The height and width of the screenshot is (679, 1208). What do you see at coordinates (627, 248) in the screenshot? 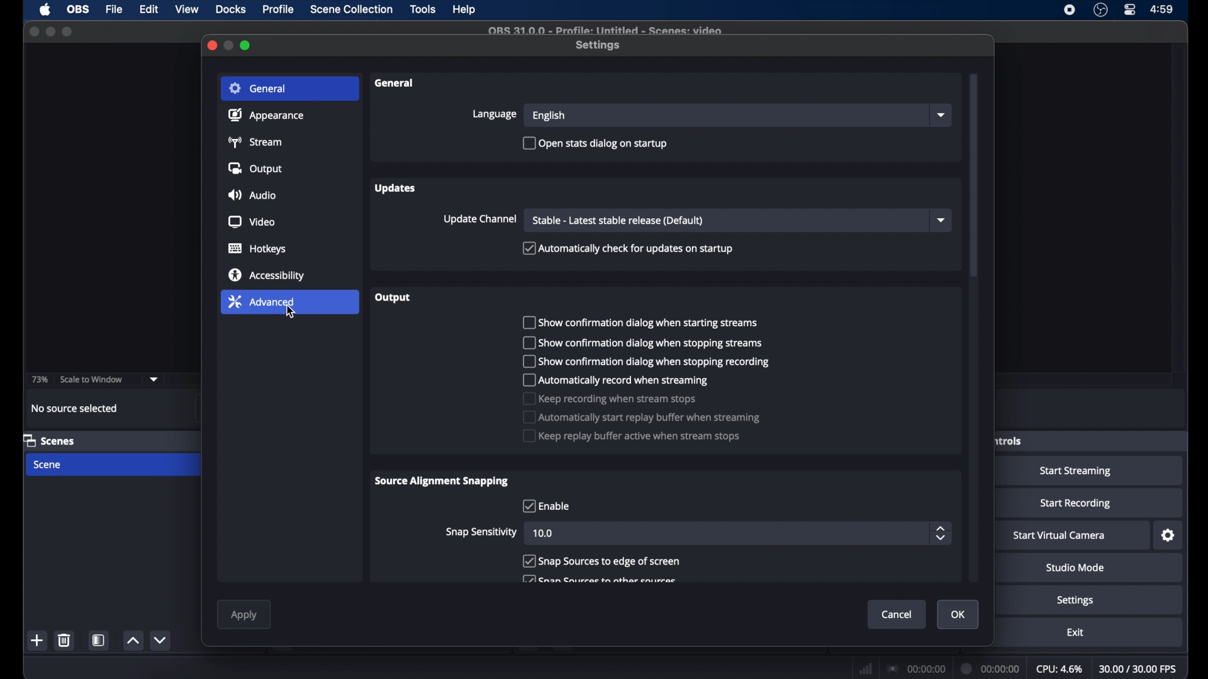
I see `automatically check for updates on startup` at bounding box center [627, 248].